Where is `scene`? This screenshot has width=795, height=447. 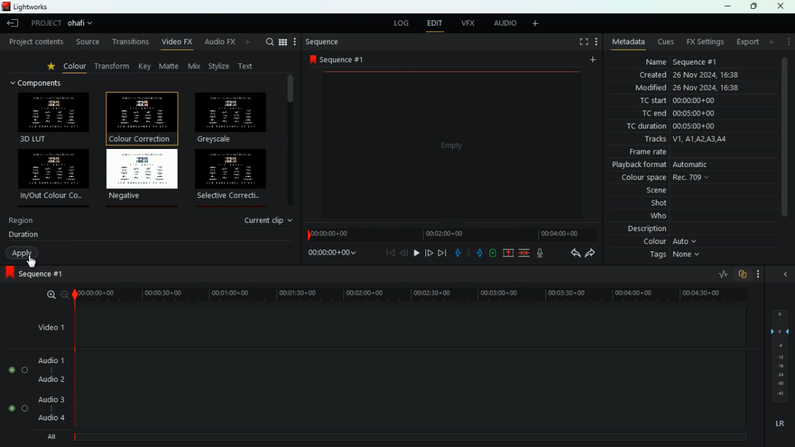 scene is located at coordinates (642, 191).